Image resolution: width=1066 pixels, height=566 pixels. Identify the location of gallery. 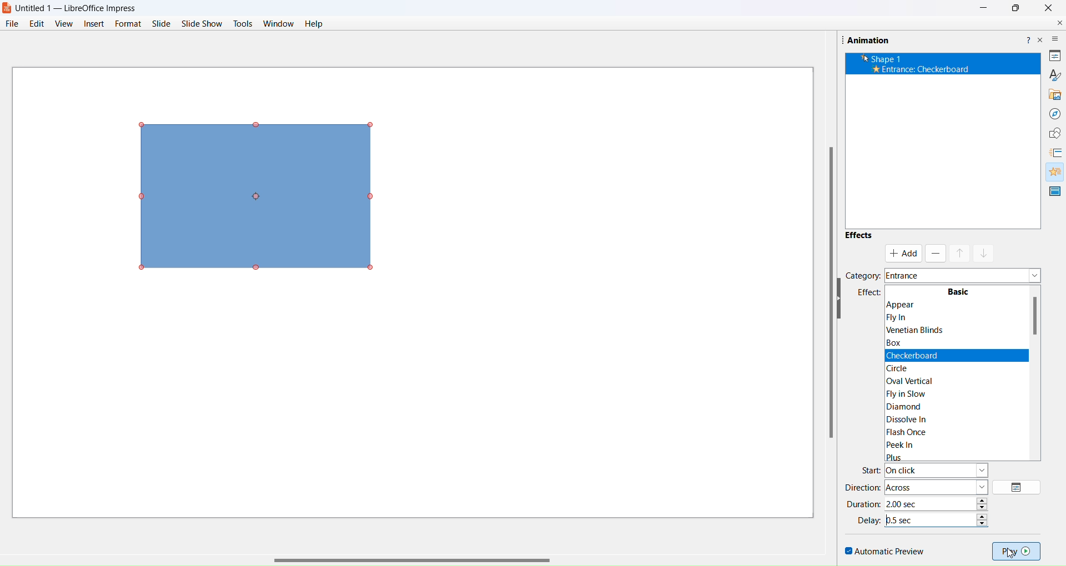
(1053, 94).